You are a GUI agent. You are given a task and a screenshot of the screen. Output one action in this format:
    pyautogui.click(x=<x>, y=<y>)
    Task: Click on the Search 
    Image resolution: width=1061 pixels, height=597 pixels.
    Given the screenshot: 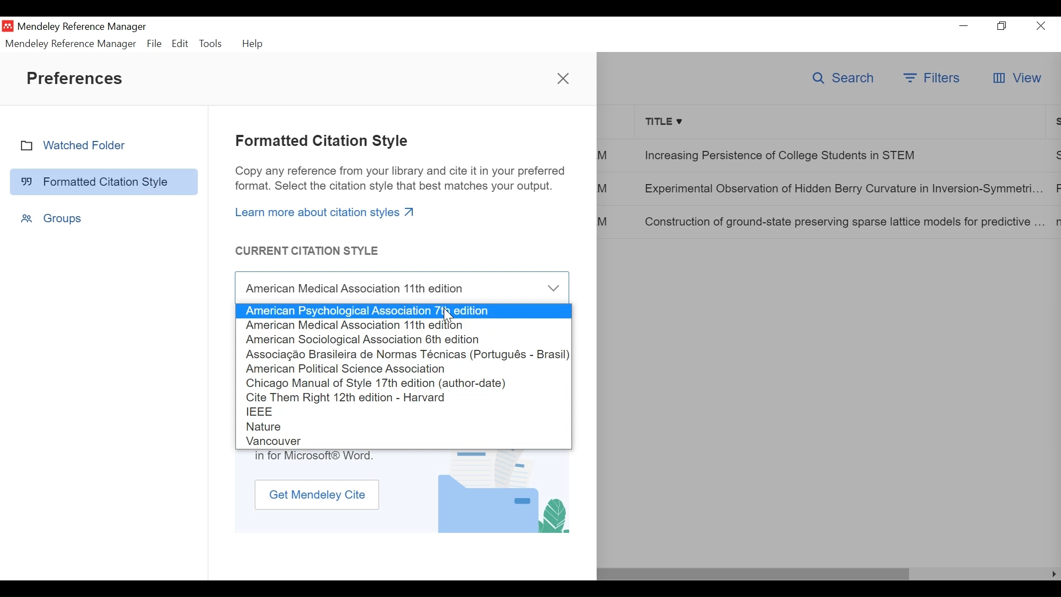 What is the action you would take?
    pyautogui.click(x=845, y=78)
    